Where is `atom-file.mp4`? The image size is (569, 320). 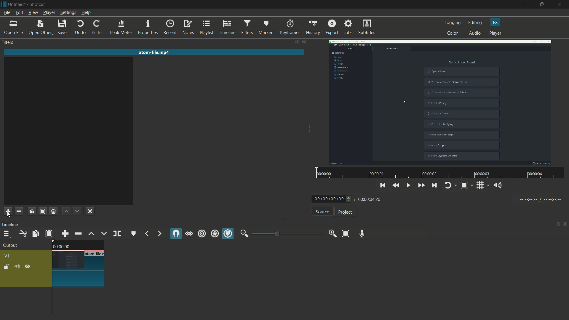
atom-file.mp4 is located at coordinates (154, 52).